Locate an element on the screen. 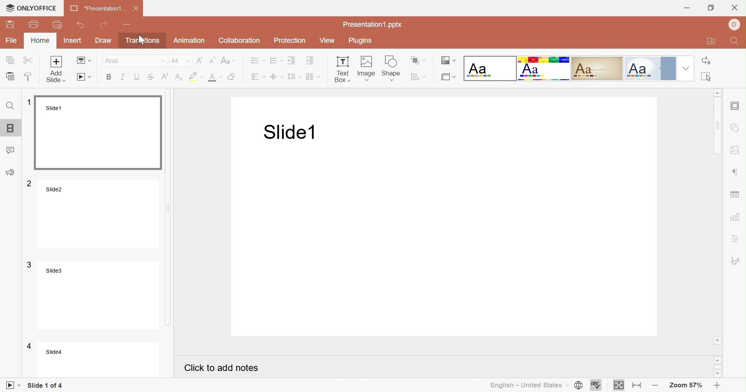  Home is located at coordinates (39, 40).